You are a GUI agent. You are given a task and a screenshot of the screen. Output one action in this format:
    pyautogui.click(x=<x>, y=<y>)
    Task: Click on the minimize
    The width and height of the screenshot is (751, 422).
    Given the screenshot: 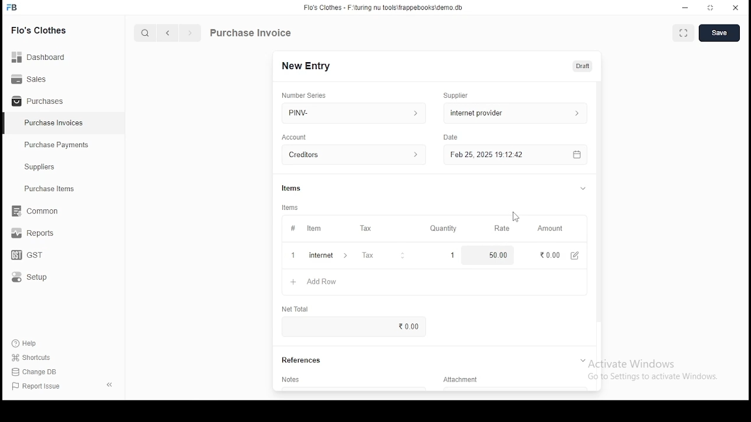 What is the action you would take?
    pyautogui.click(x=686, y=7)
    